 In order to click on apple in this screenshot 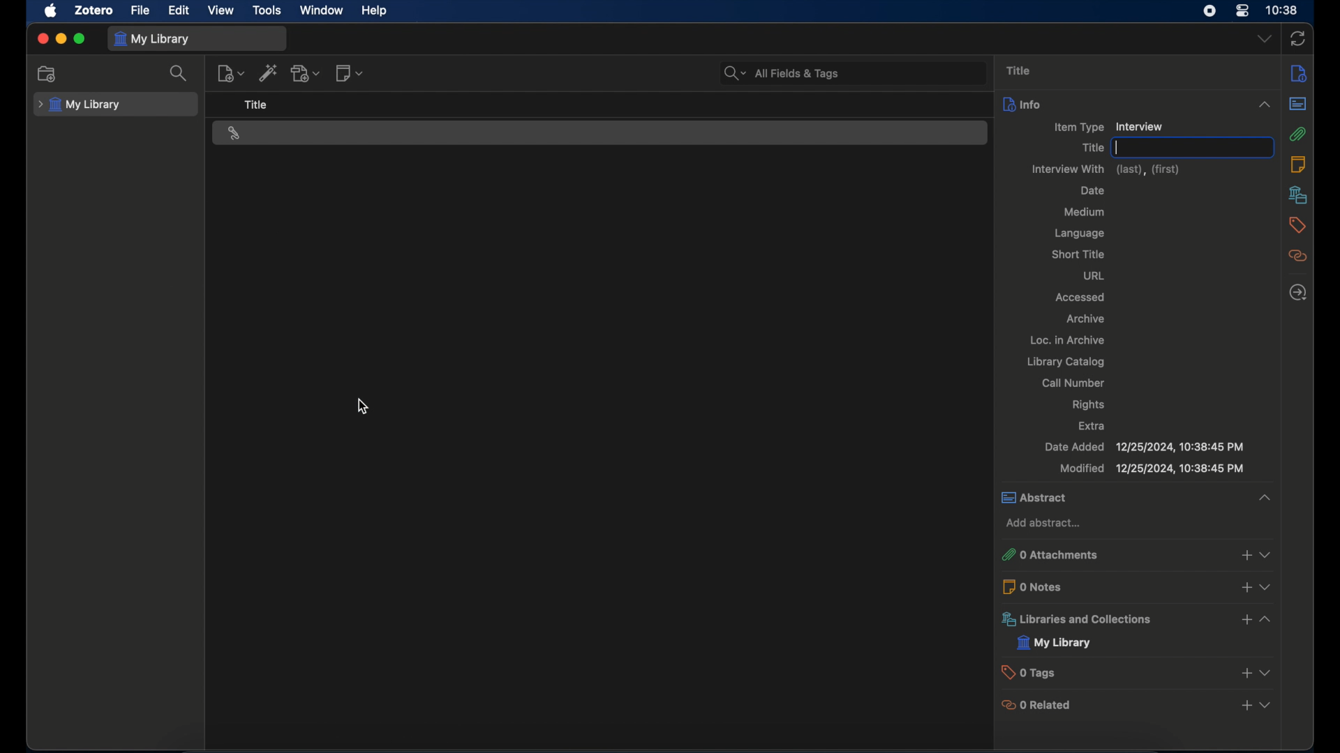, I will do `click(51, 11)`.